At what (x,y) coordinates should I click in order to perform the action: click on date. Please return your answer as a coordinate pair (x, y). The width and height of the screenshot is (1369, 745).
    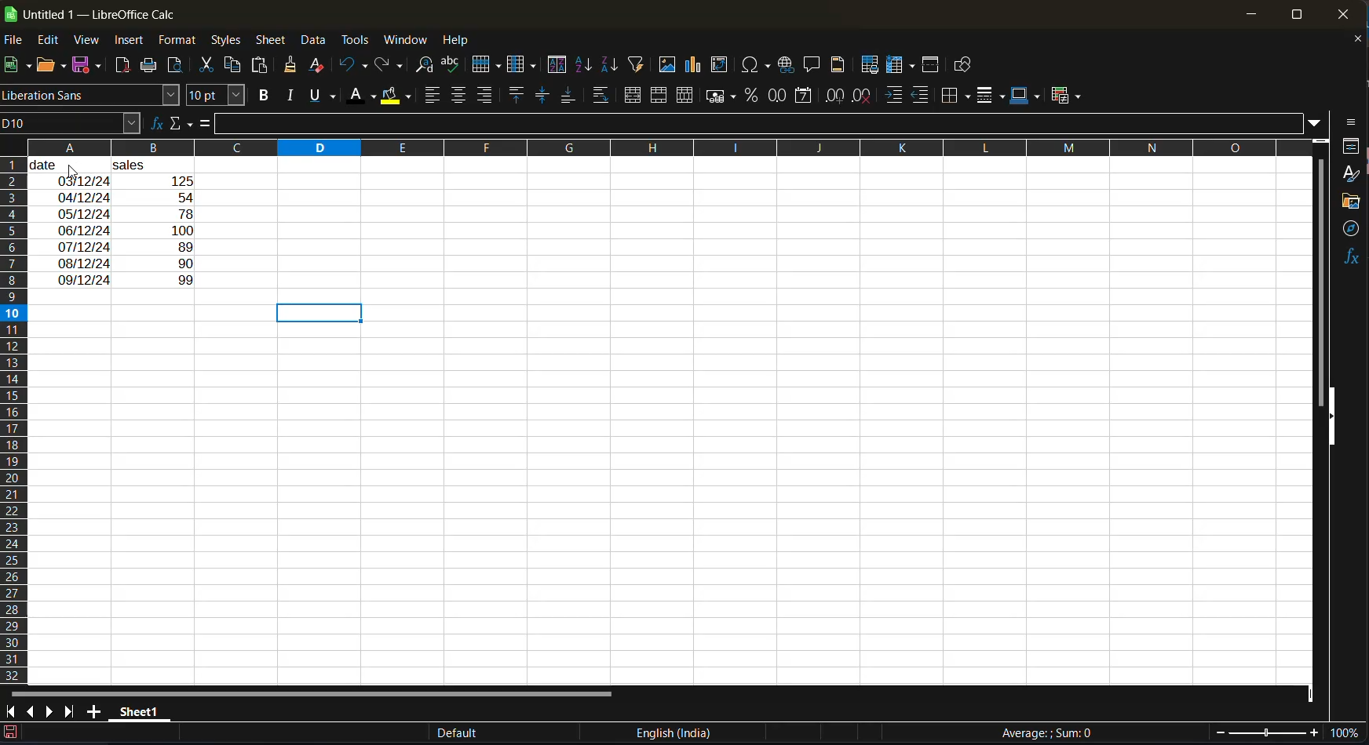
    Looking at the image, I should click on (64, 165).